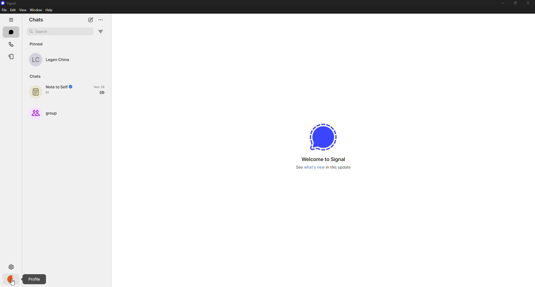  I want to click on pinned, so click(38, 44).